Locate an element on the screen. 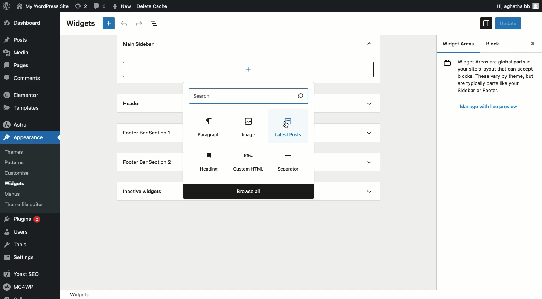 The image size is (542, 299). Posts is located at coordinates (17, 40).